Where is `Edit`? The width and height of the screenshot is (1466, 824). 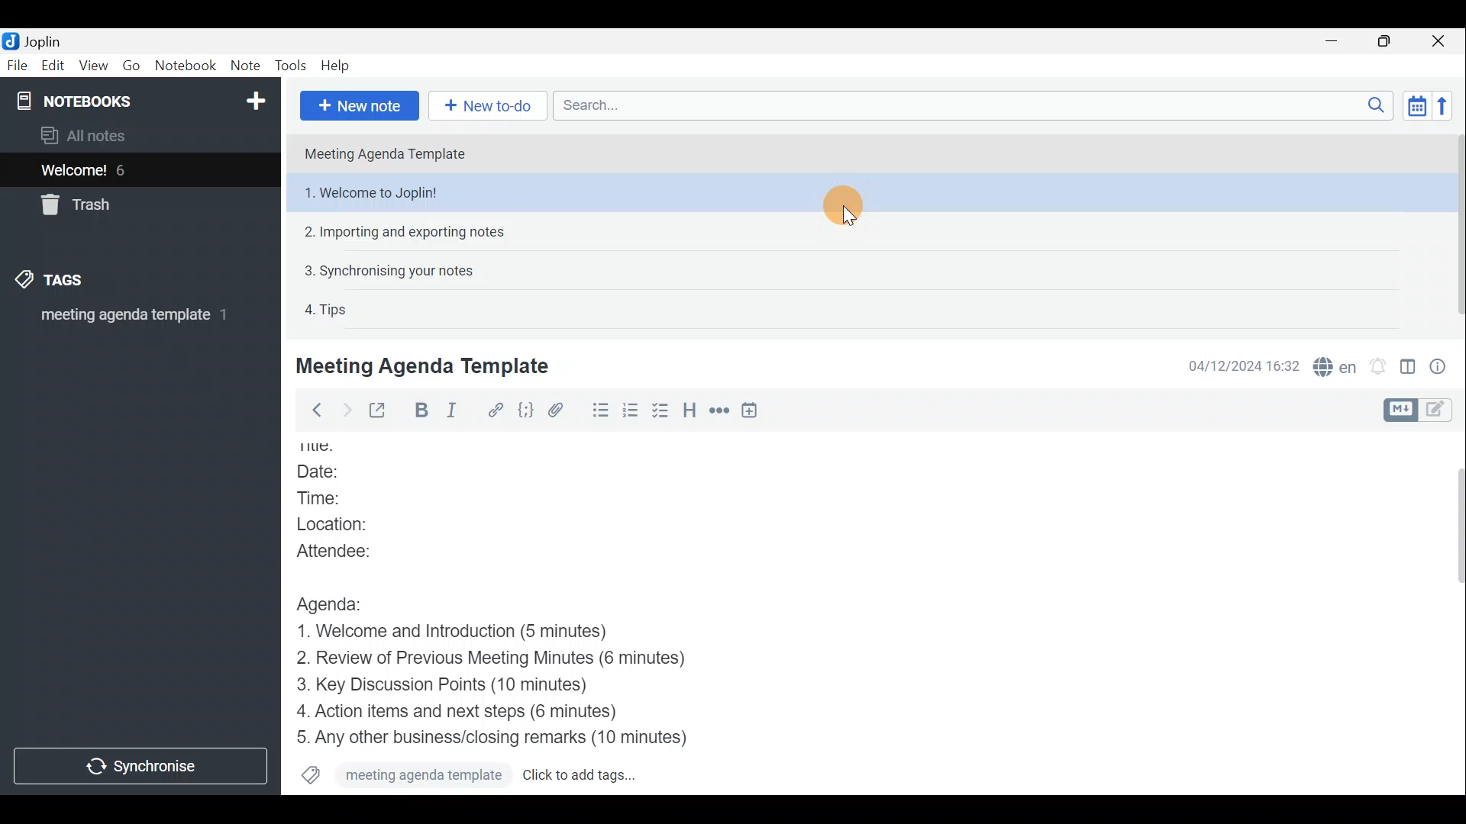 Edit is located at coordinates (53, 67).